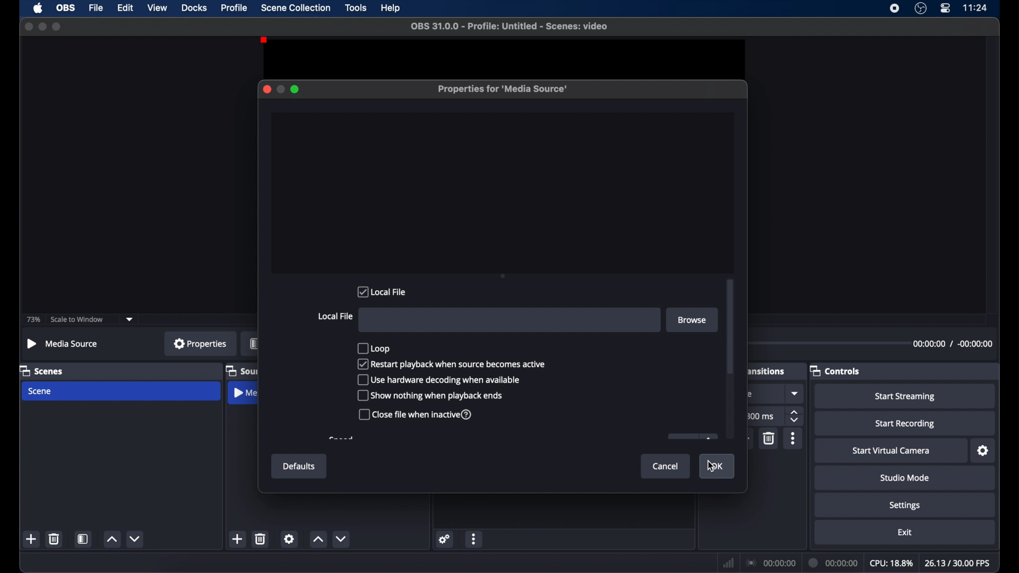 This screenshot has width=1019, height=573. What do you see at coordinates (195, 8) in the screenshot?
I see `docks` at bounding box center [195, 8].